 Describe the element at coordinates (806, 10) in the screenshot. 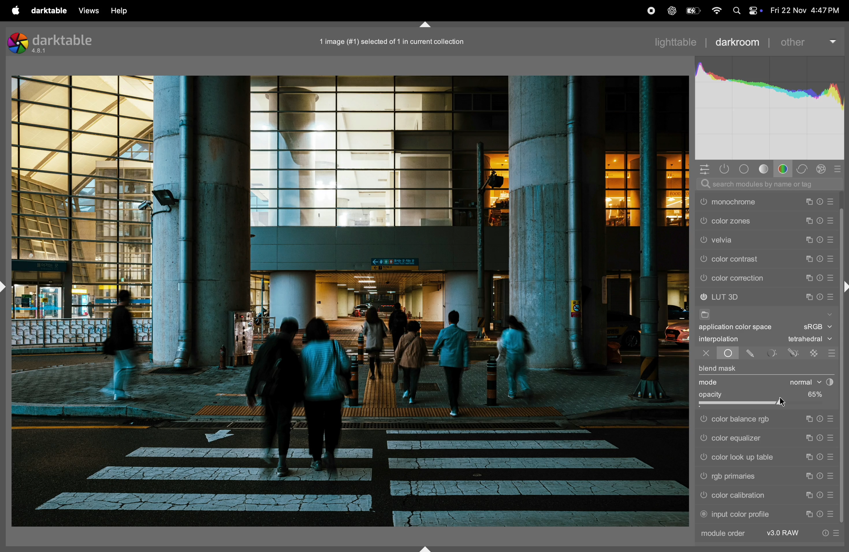

I see `date and time` at that location.